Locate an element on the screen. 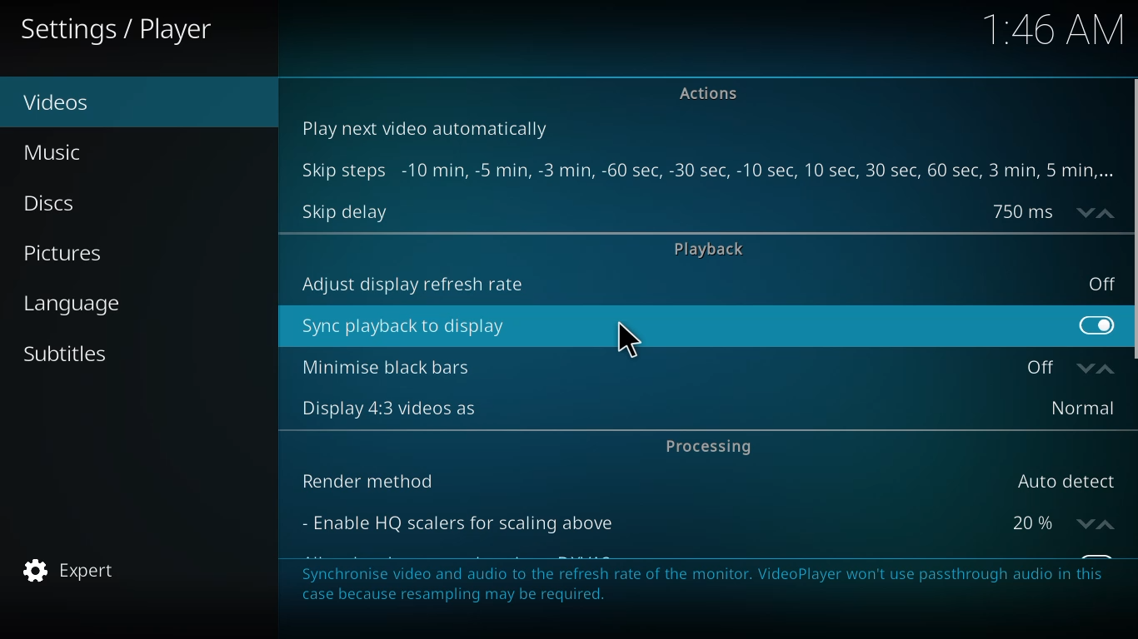  playback is located at coordinates (709, 246).